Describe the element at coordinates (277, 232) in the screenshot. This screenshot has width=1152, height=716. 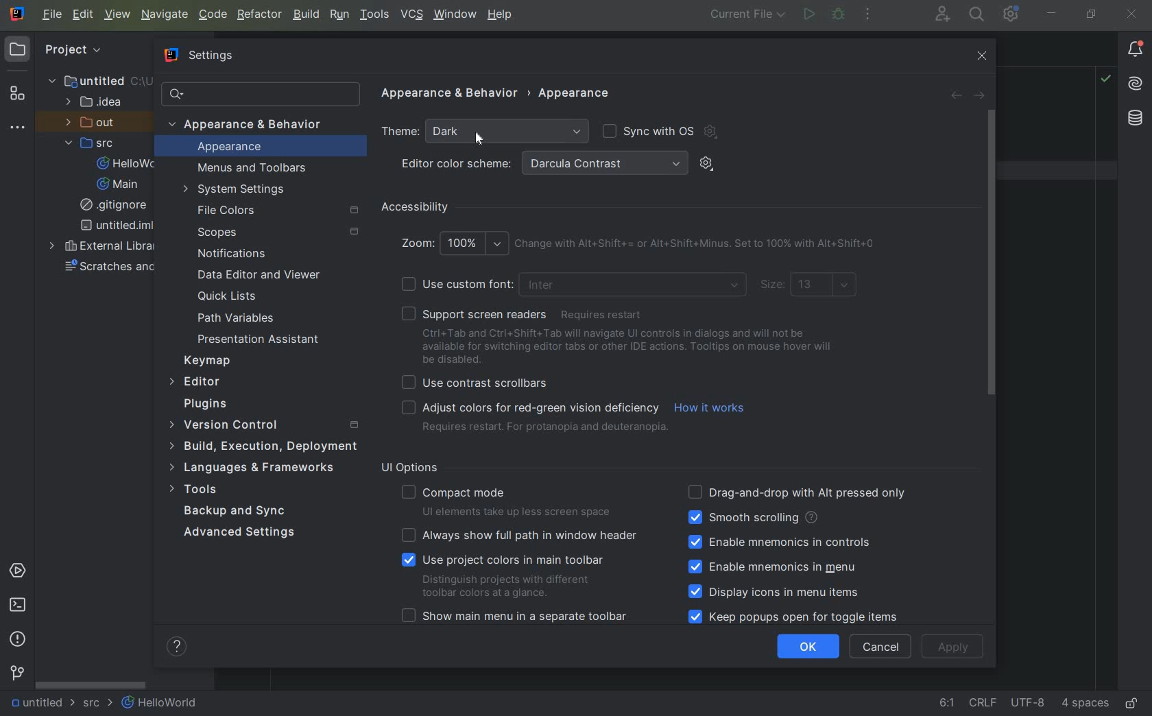
I see `SCOPES` at that location.